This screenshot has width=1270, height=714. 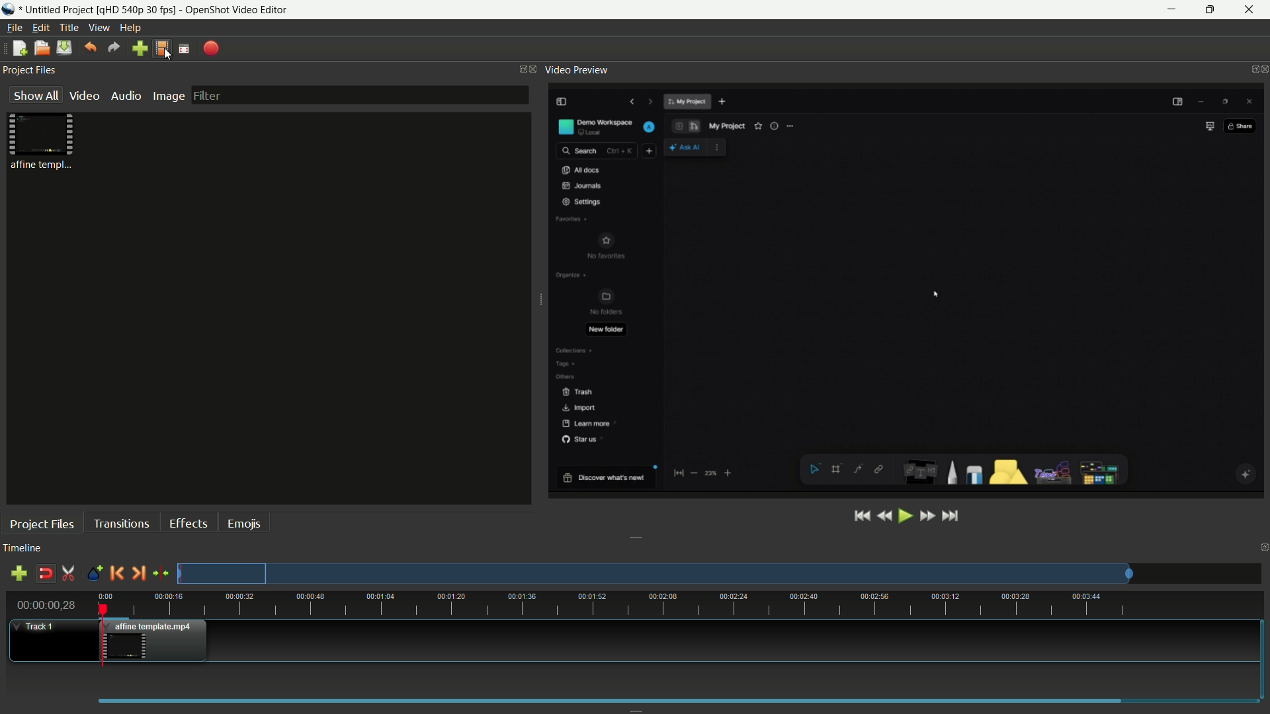 What do you see at coordinates (906, 517) in the screenshot?
I see `play or pause` at bounding box center [906, 517].